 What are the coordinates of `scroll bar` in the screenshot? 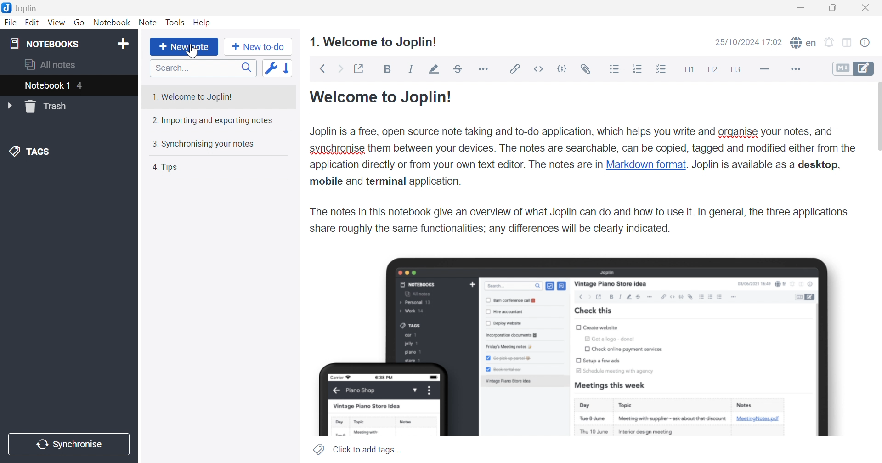 It's located at (877, 116).